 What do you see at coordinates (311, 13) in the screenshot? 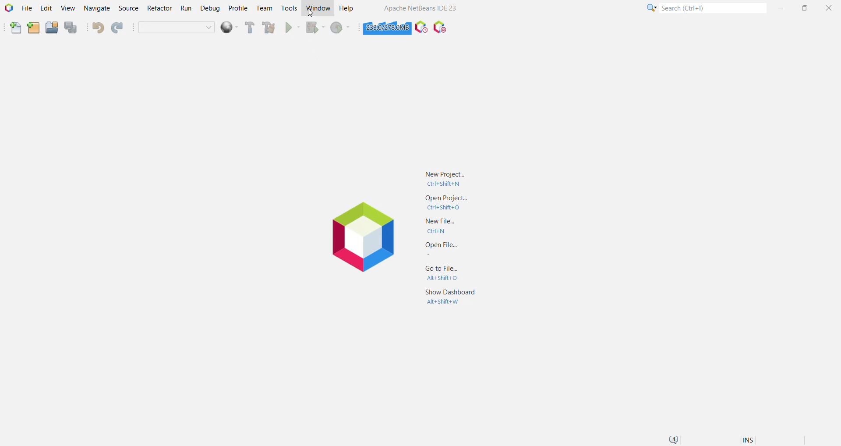
I see `cursor` at bounding box center [311, 13].